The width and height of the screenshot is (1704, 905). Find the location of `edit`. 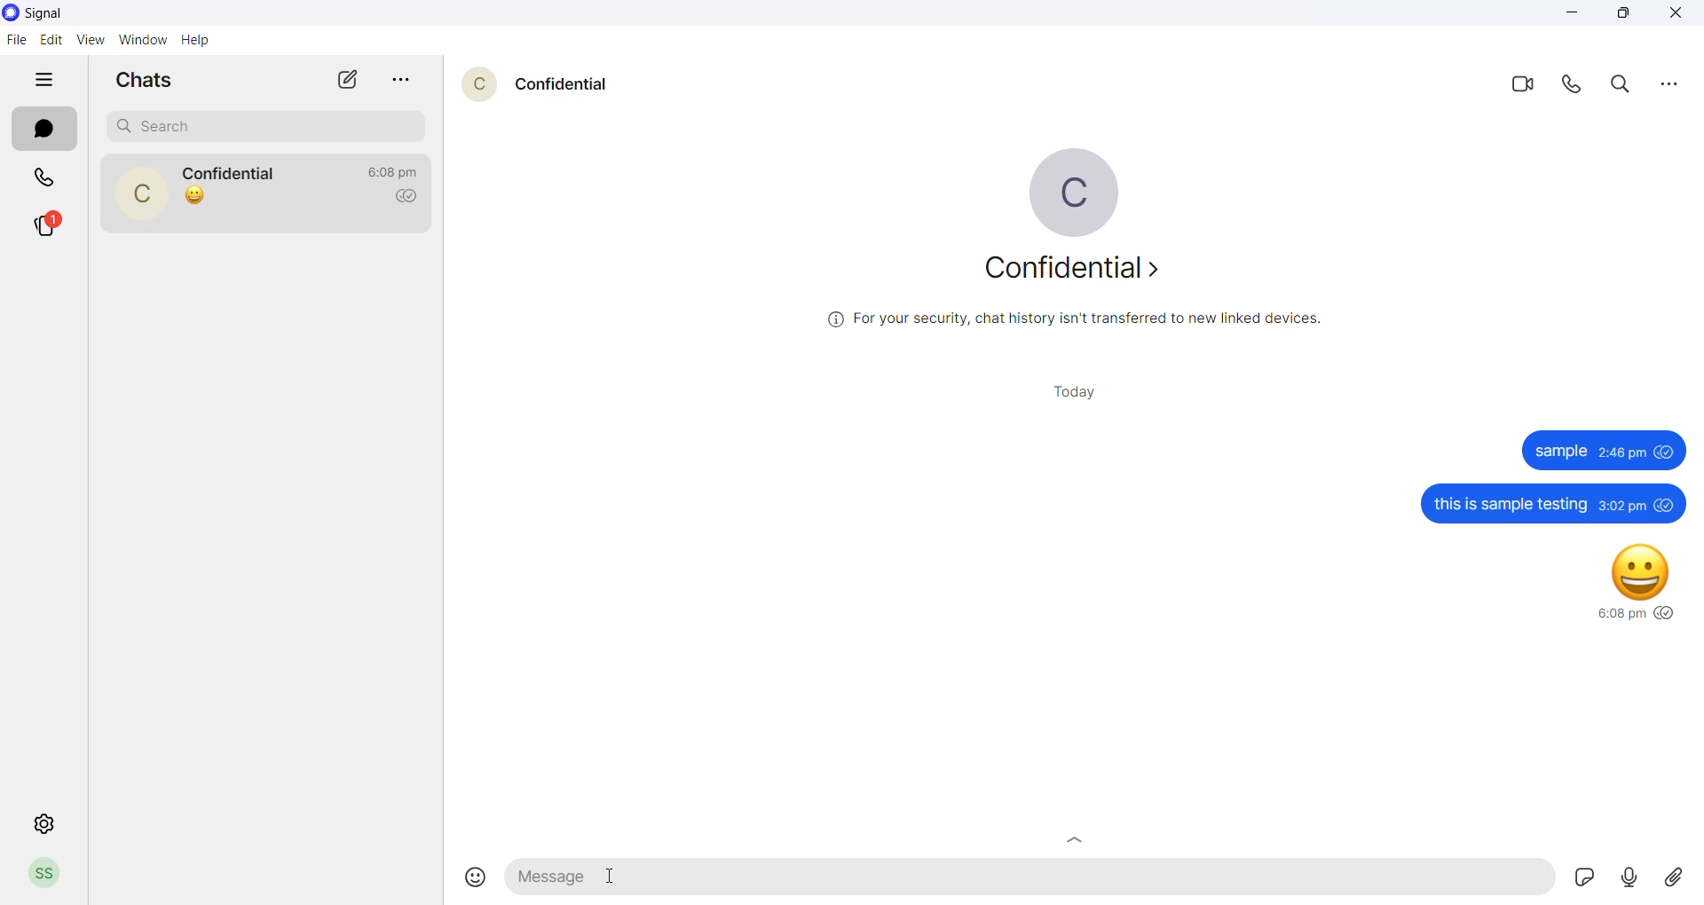

edit is located at coordinates (51, 40).